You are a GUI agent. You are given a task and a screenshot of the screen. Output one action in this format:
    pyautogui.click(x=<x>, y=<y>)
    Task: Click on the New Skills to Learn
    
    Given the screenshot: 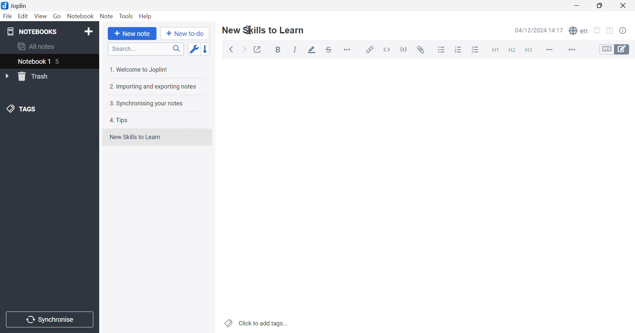 What is the action you would take?
    pyautogui.click(x=263, y=30)
    